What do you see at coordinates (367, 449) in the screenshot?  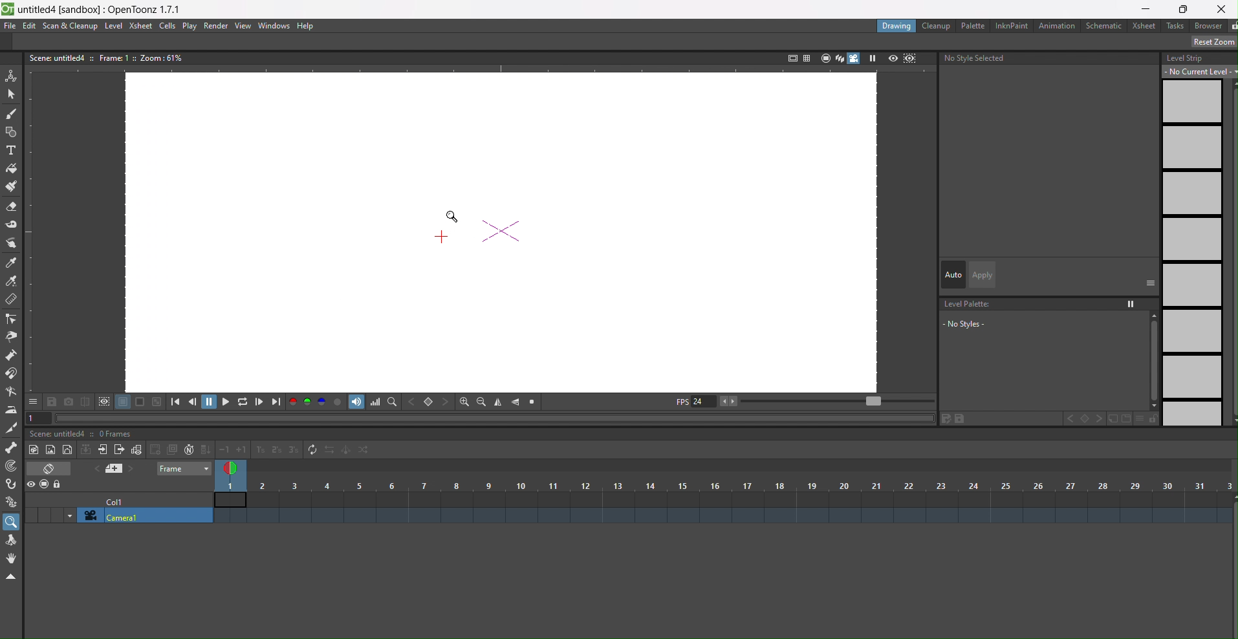 I see `` at bounding box center [367, 449].